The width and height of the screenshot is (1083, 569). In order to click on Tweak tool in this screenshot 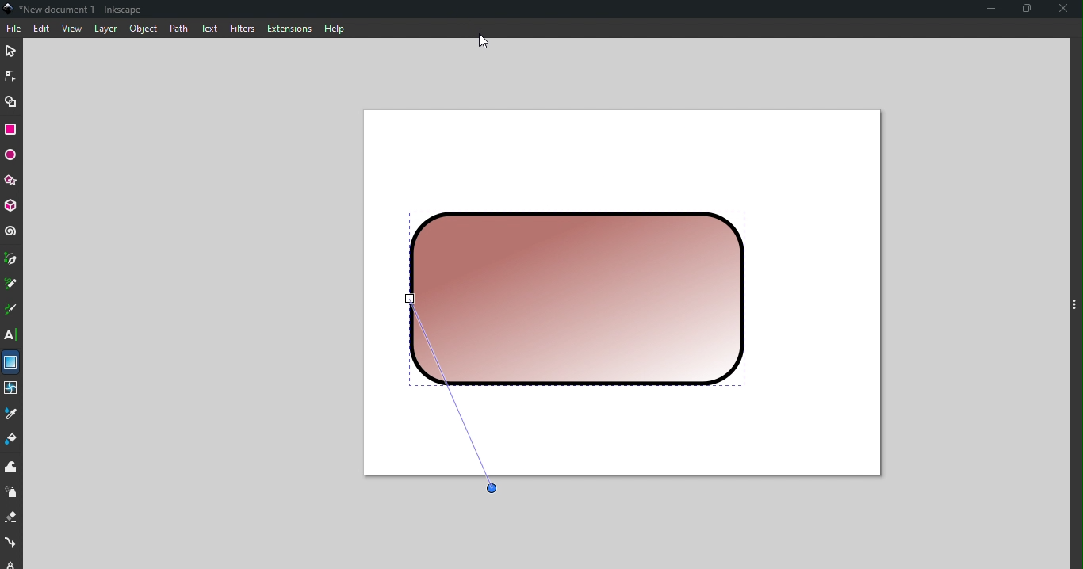, I will do `click(11, 468)`.